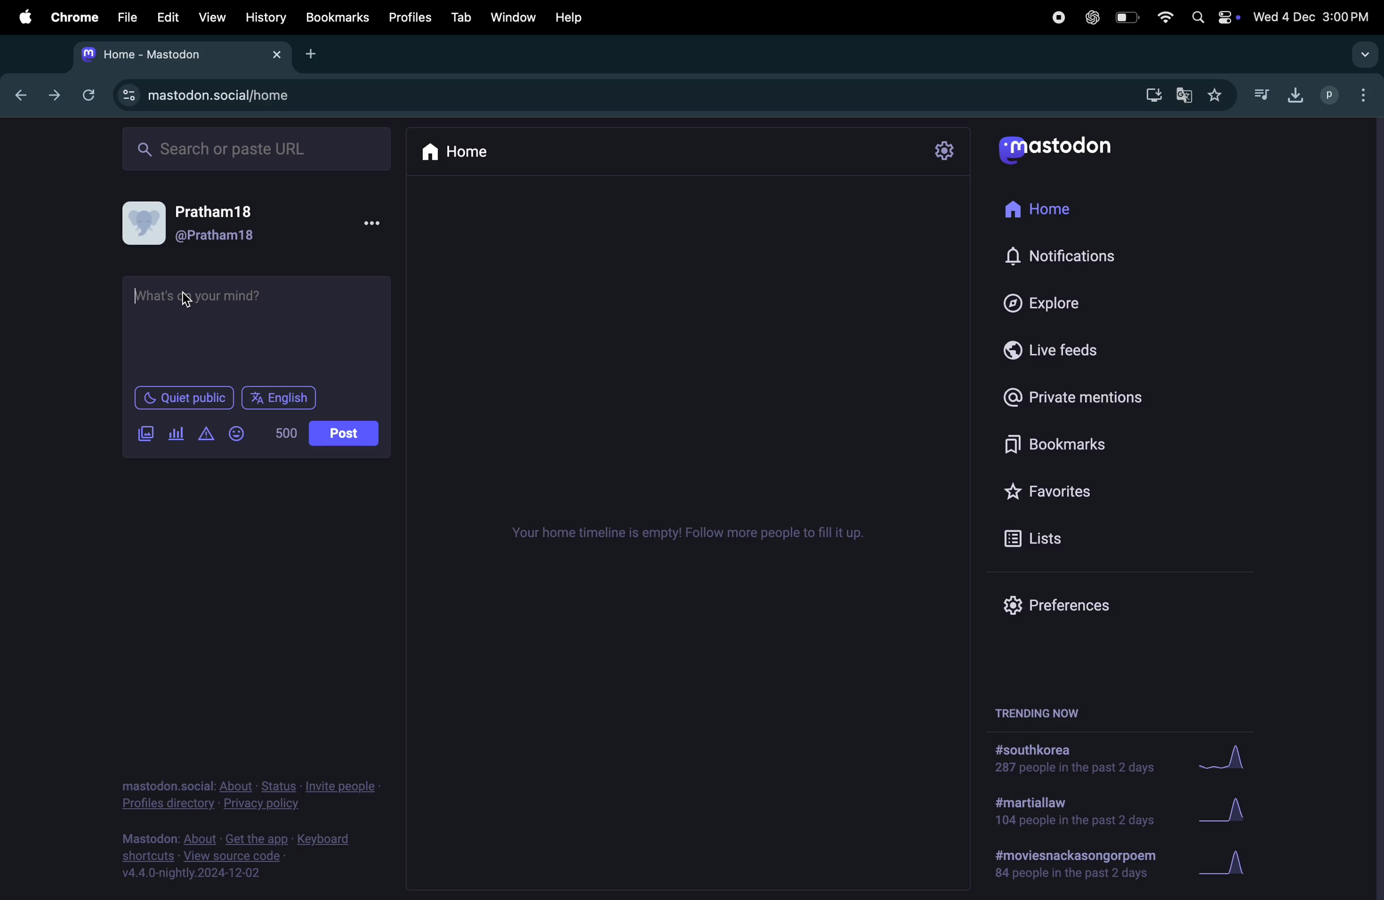  Describe the element at coordinates (1311, 17) in the screenshot. I see `date and time` at that location.